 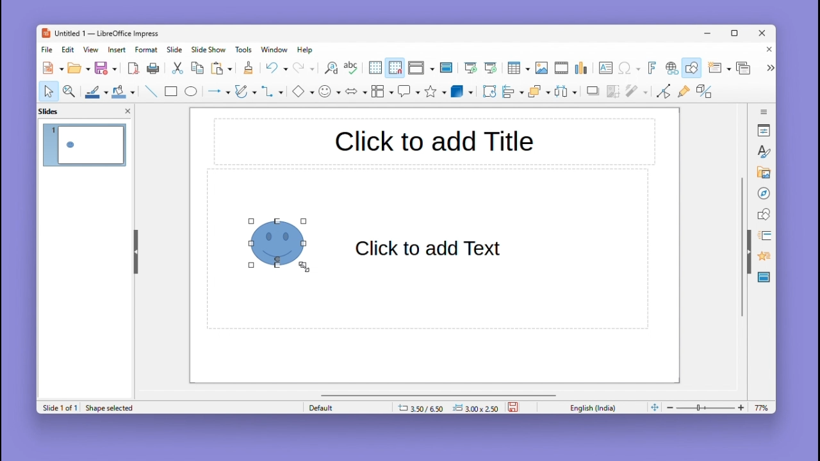 What do you see at coordinates (106, 68) in the screenshot?
I see `Save` at bounding box center [106, 68].